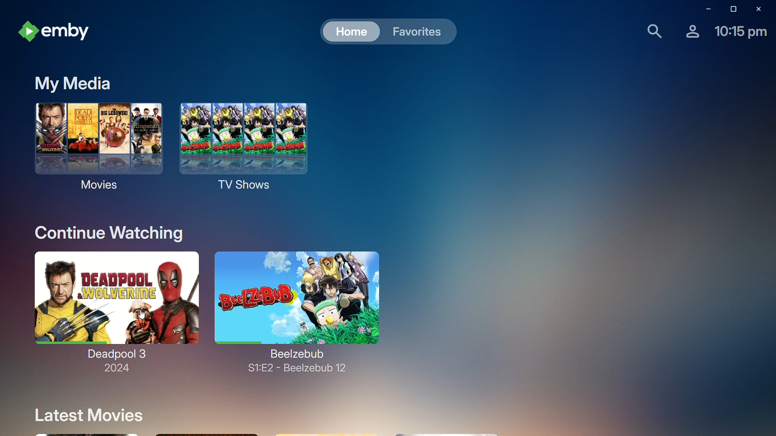  What do you see at coordinates (69, 83) in the screenshot?
I see `My Media` at bounding box center [69, 83].